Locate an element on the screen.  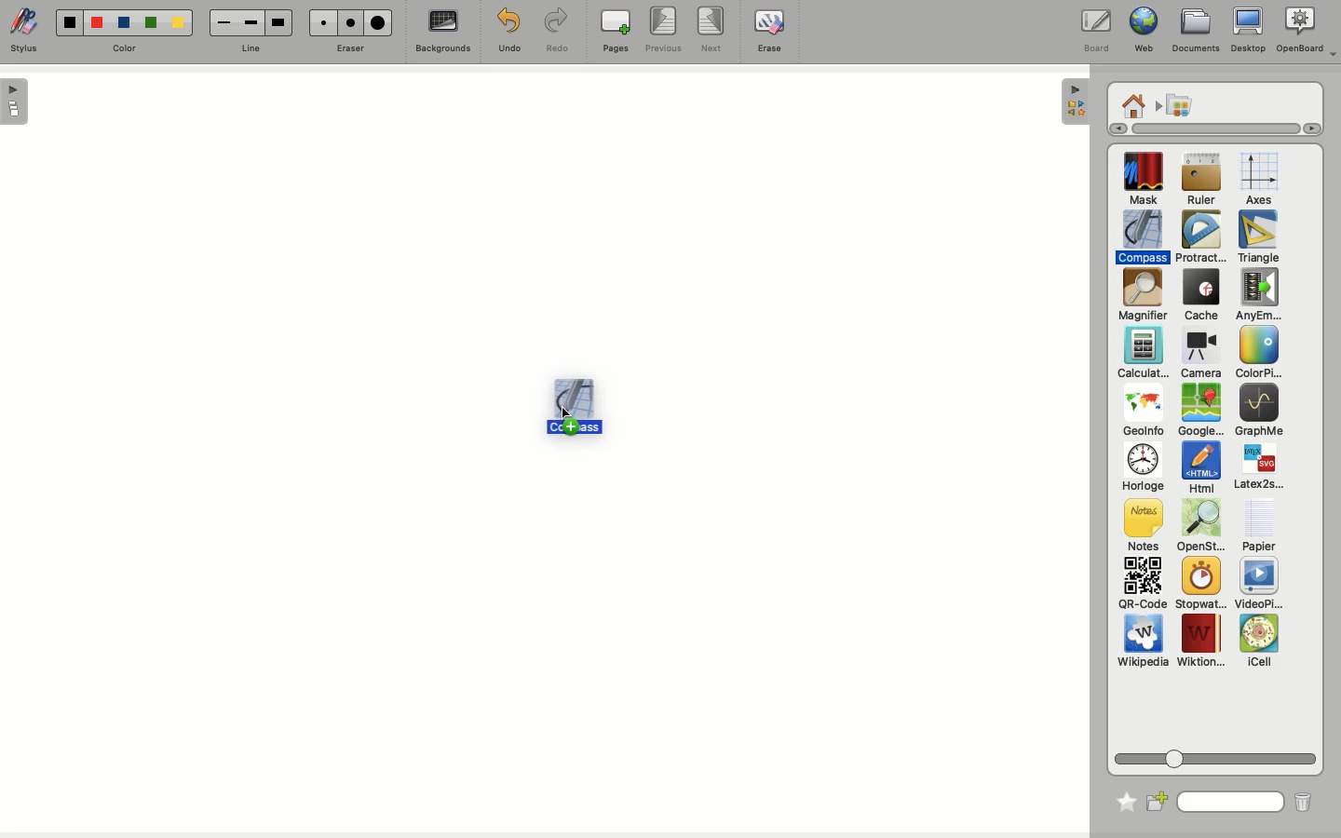
Compass is located at coordinates (576, 406).